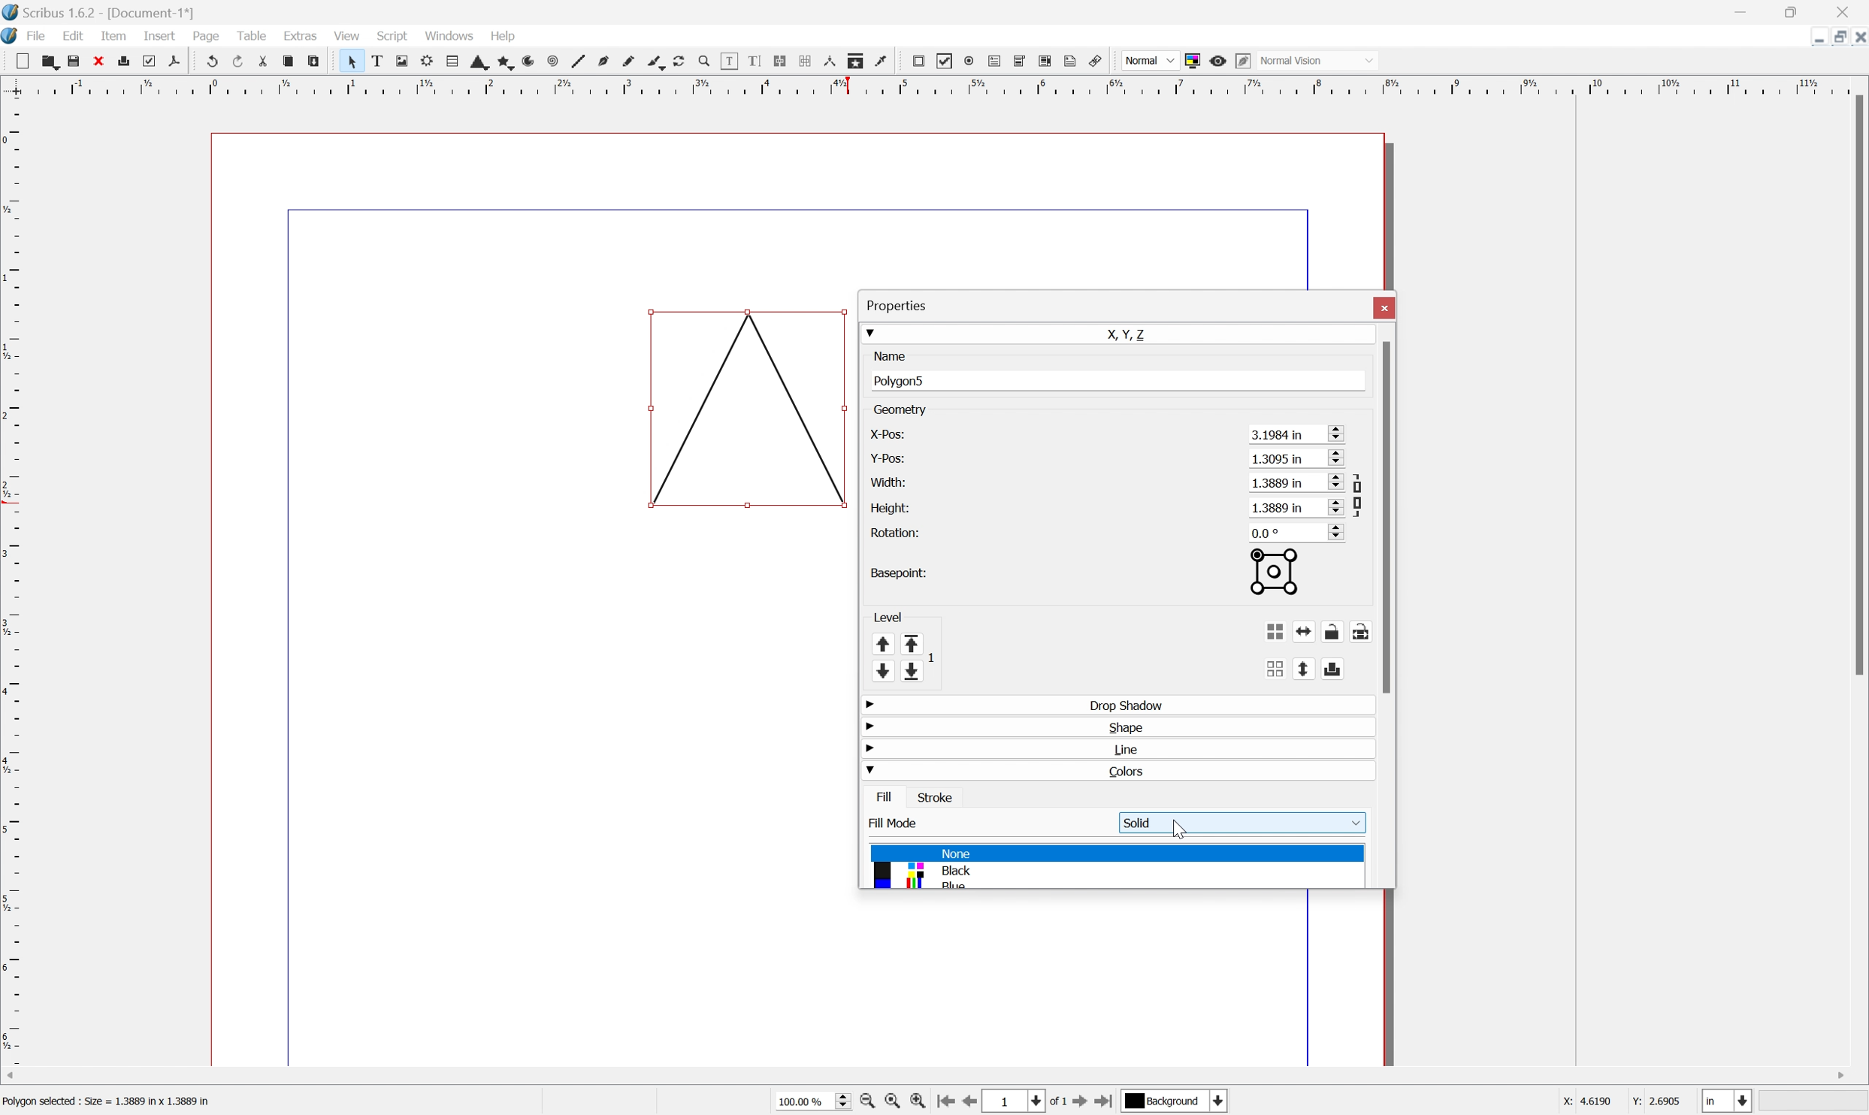  What do you see at coordinates (1297, 506) in the screenshot?
I see `1.3889 in` at bounding box center [1297, 506].